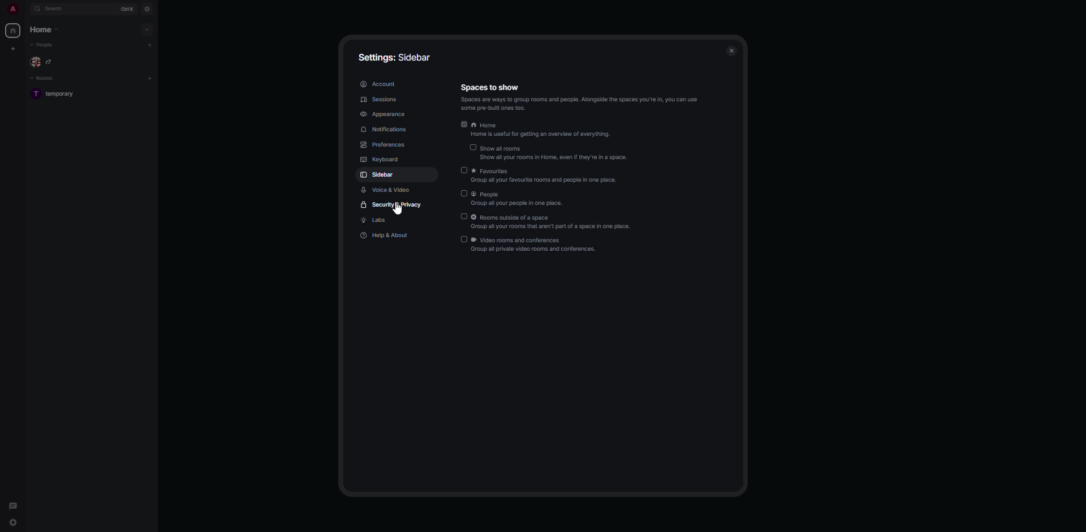  Describe the element at coordinates (545, 221) in the screenshot. I see `rooms outside of a space` at that location.